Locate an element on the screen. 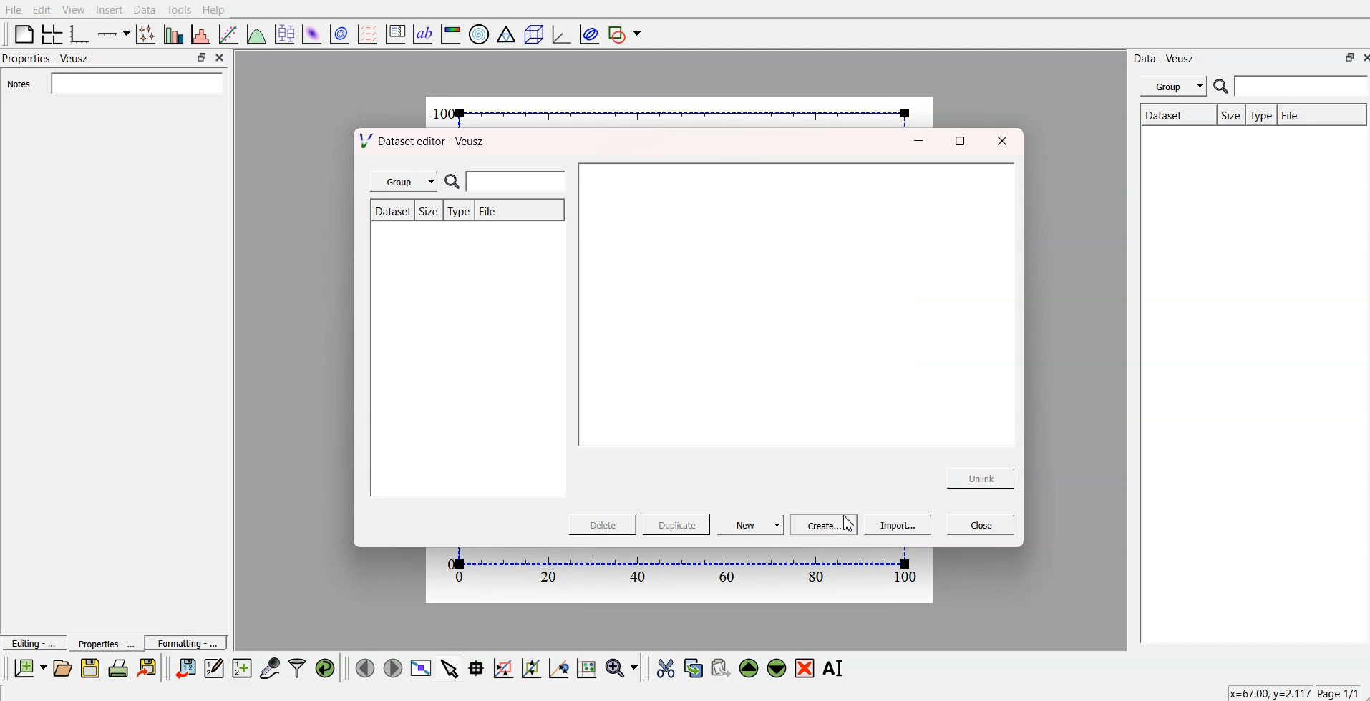  plot bar graphs is located at coordinates (175, 34).